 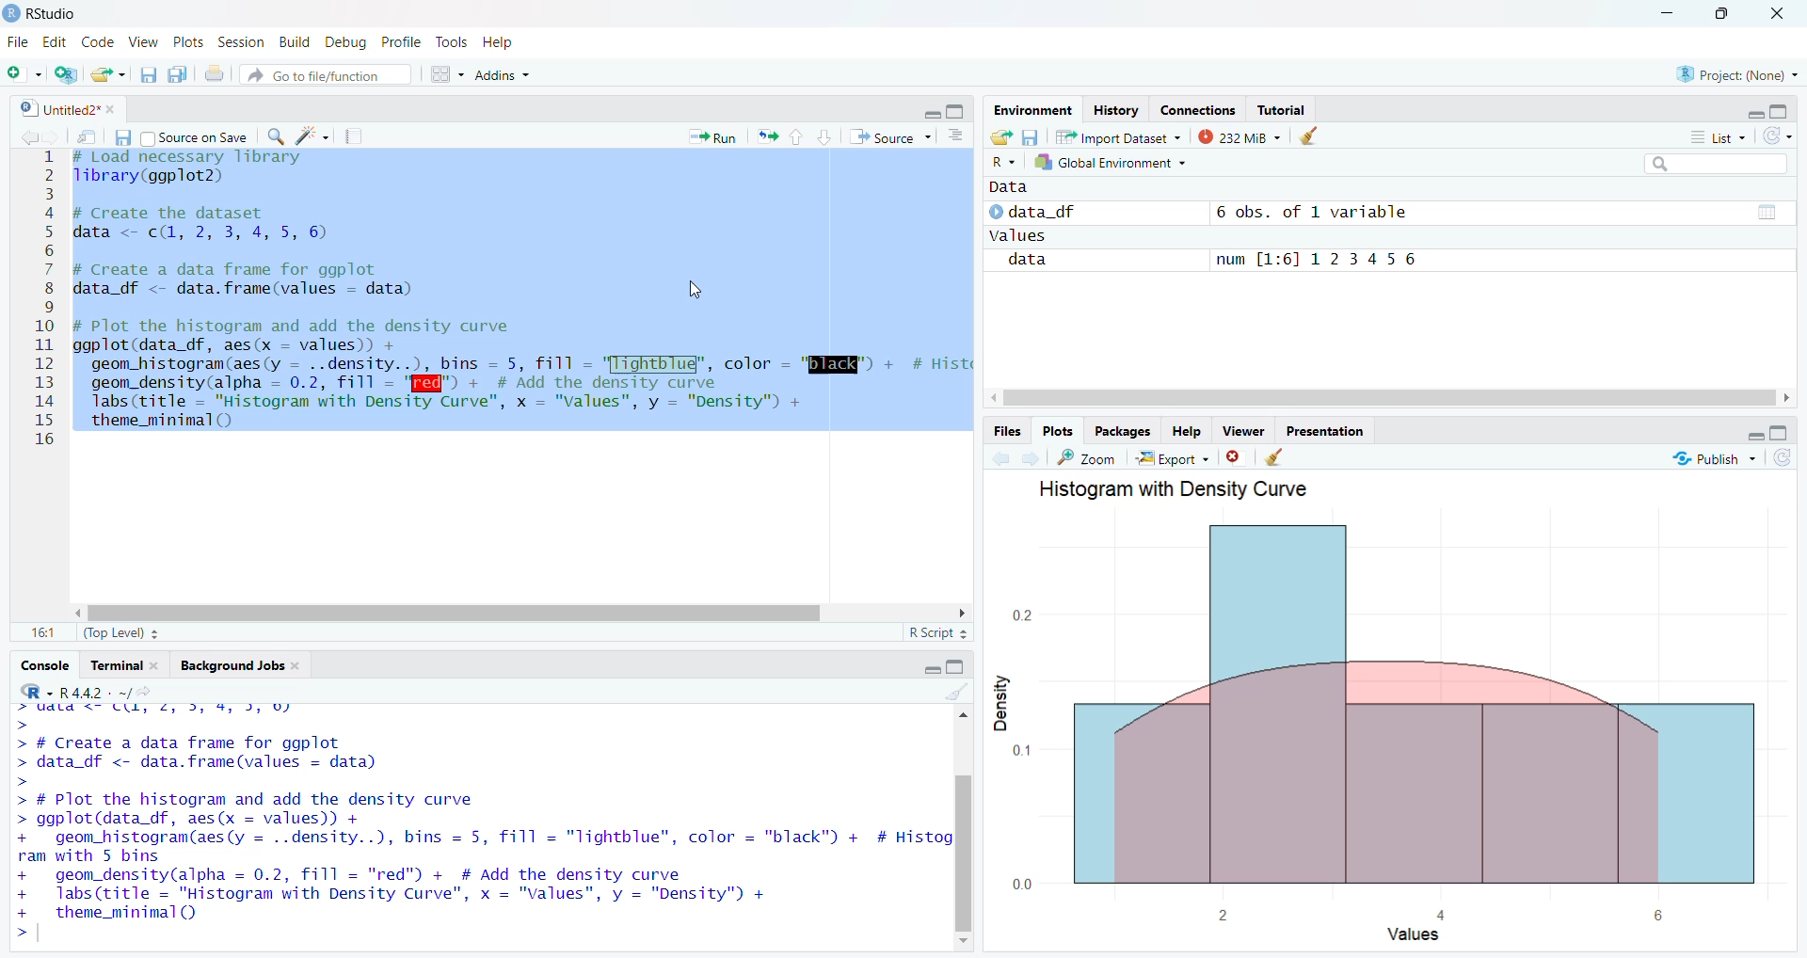 I want to click on move up, so click(x=962, y=717).